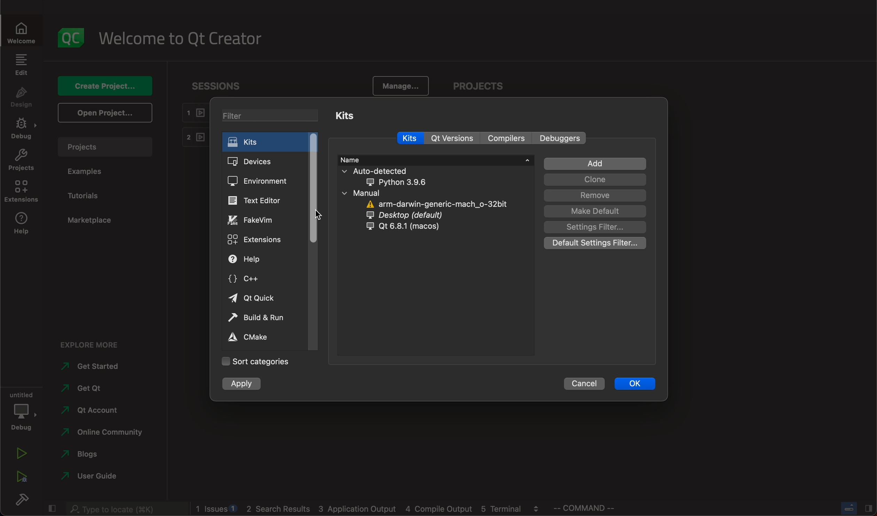 Image resolution: width=877 pixels, height=516 pixels. What do you see at coordinates (596, 164) in the screenshot?
I see `add` at bounding box center [596, 164].